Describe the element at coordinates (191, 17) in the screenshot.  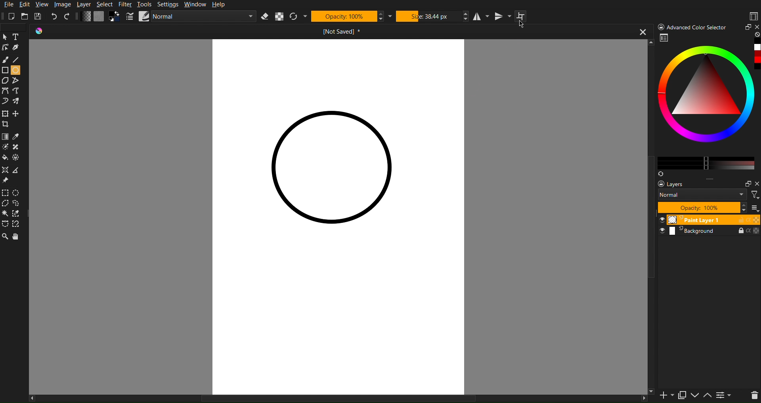
I see `Brush Settings` at that location.